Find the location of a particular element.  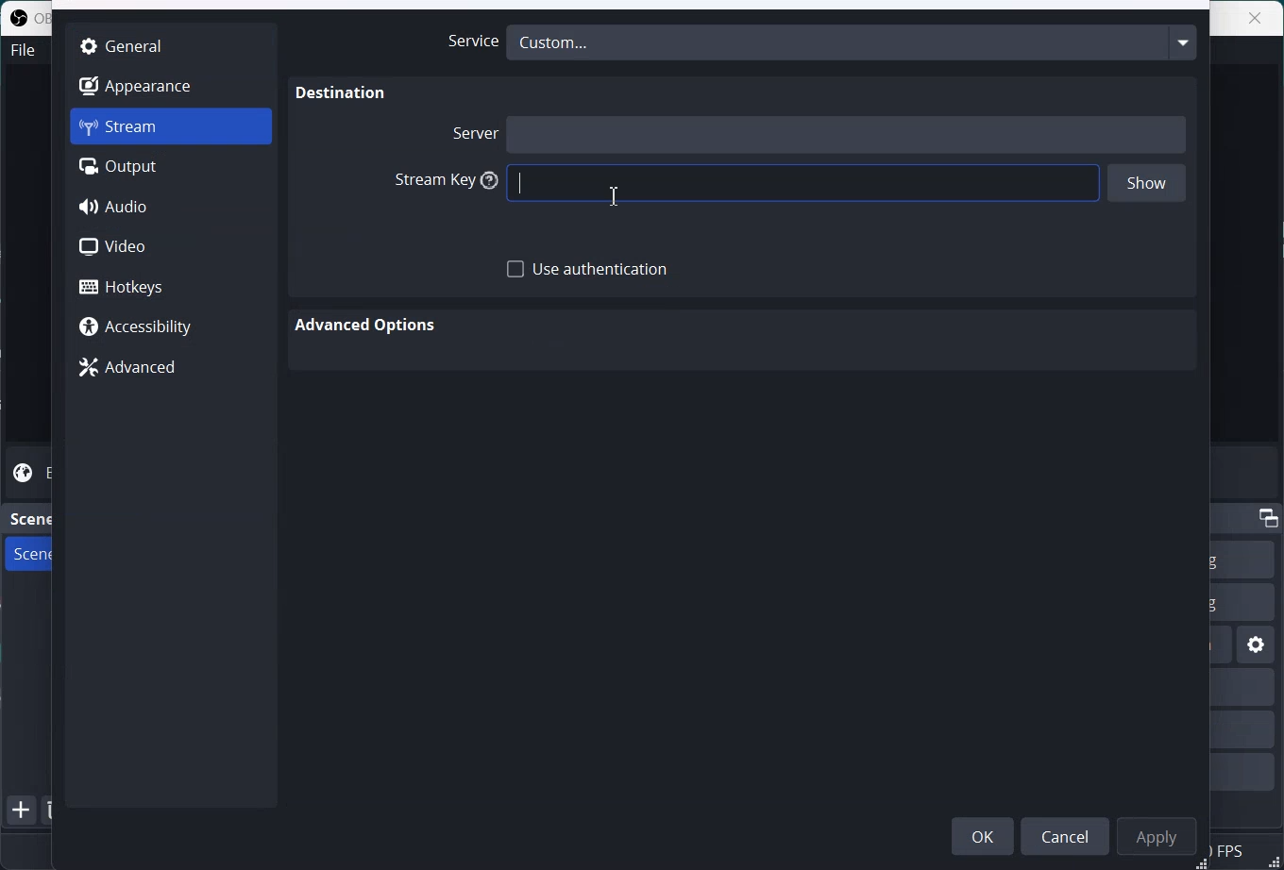

close is located at coordinates (1257, 17).